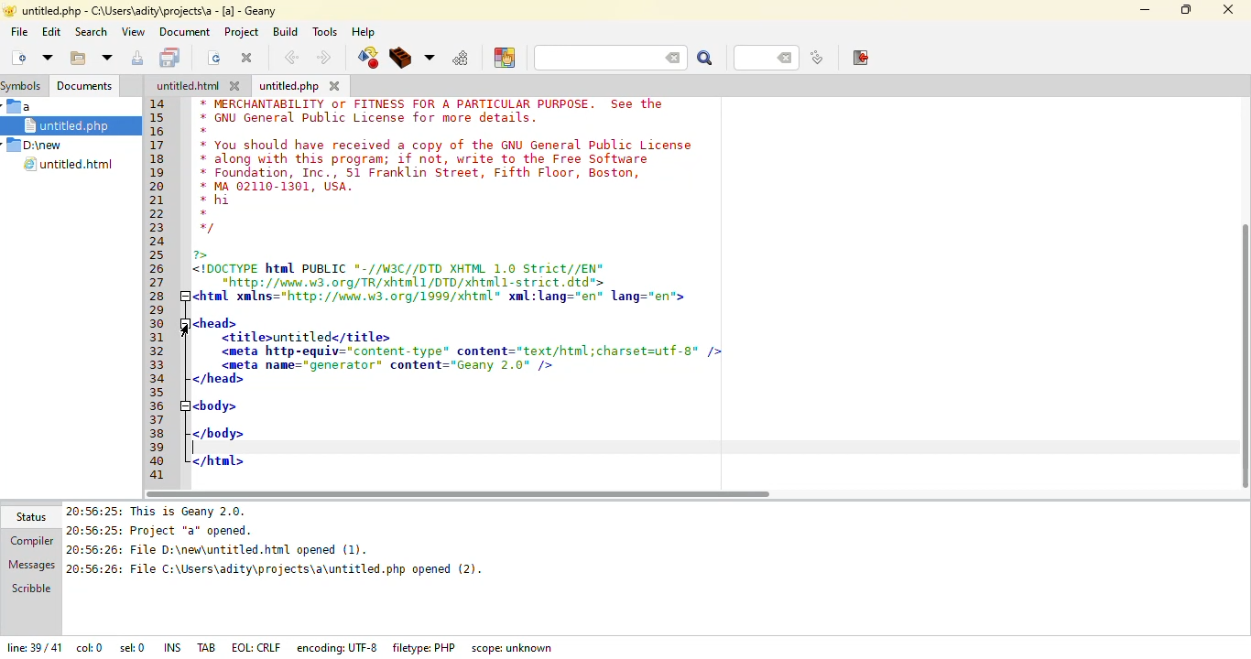 This screenshot has width=1251, height=659. I want to click on D:\new, so click(35, 146).